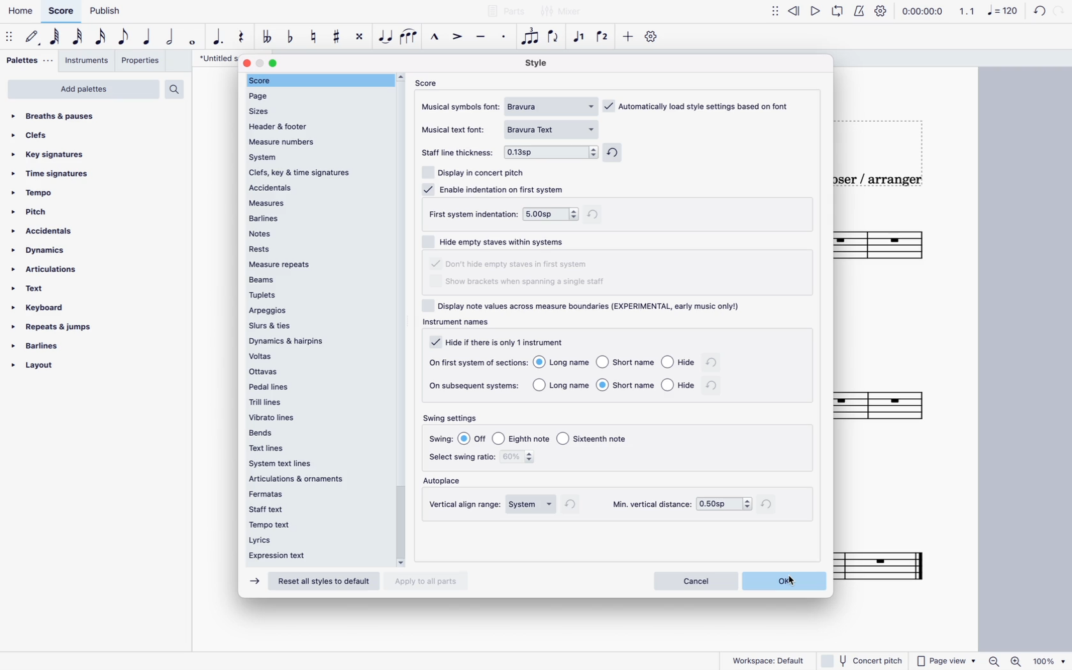 The width and height of the screenshot is (1072, 670). What do you see at coordinates (497, 342) in the screenshot?
I see `hide` at bounding box center [497, 342].